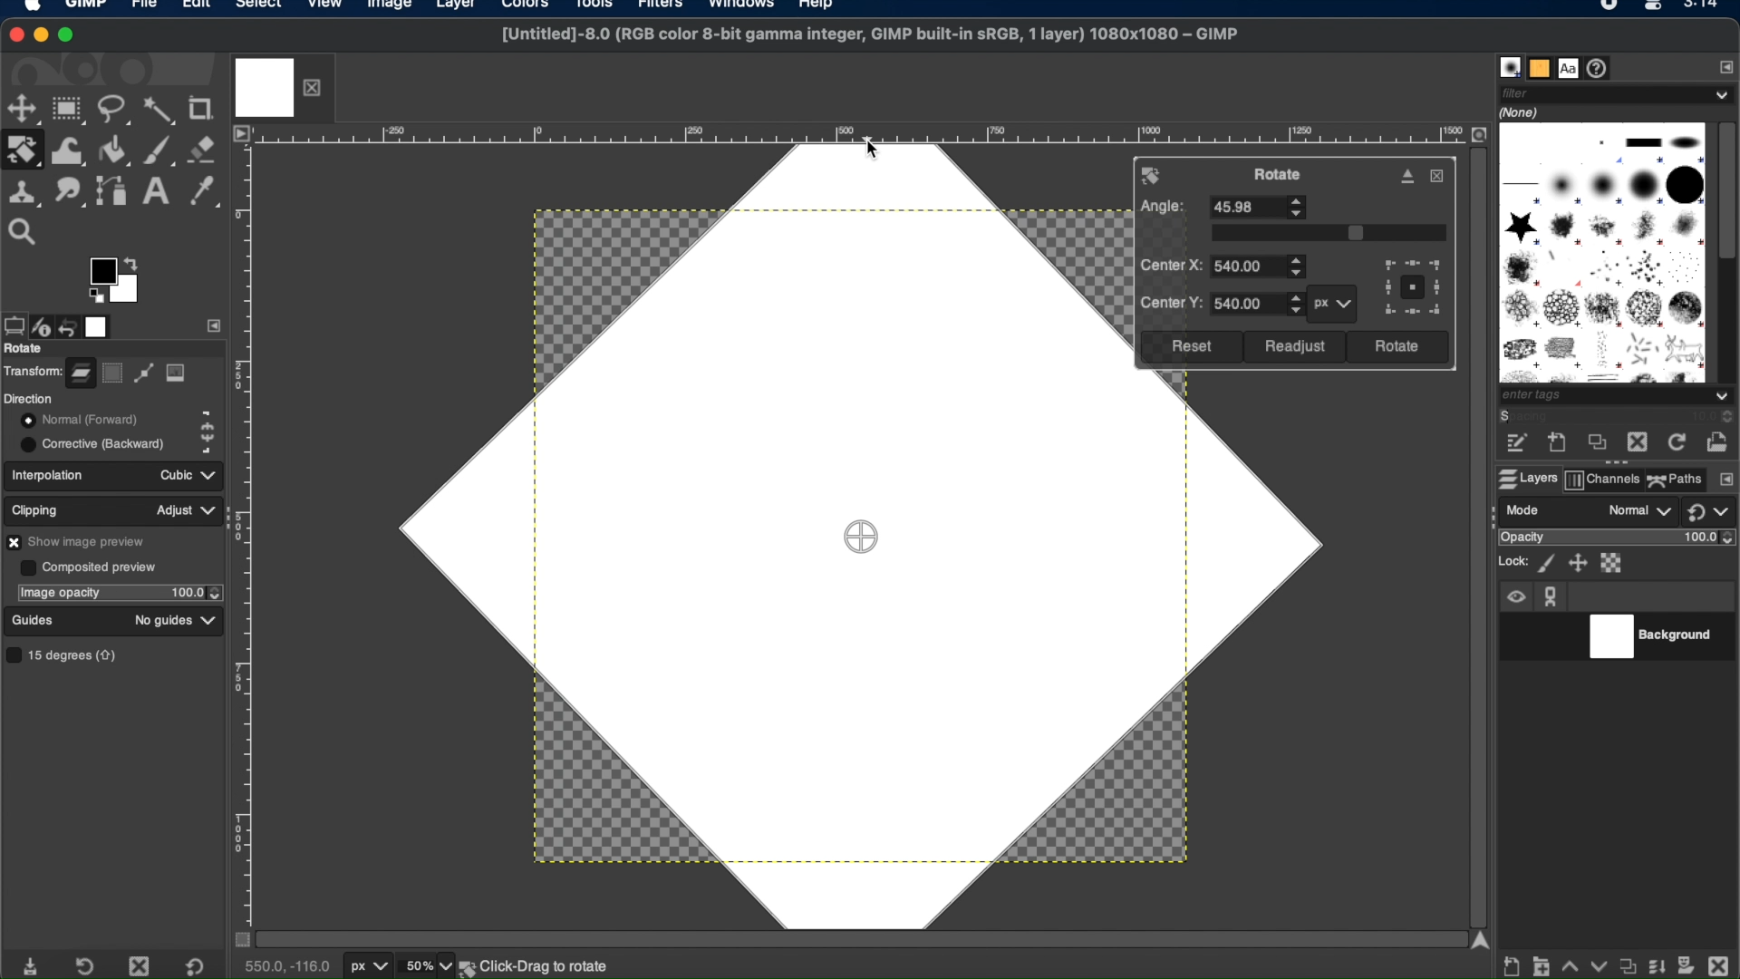 This screenshot has height=979, width=1740. I want to click on layer, so click(453, 7).